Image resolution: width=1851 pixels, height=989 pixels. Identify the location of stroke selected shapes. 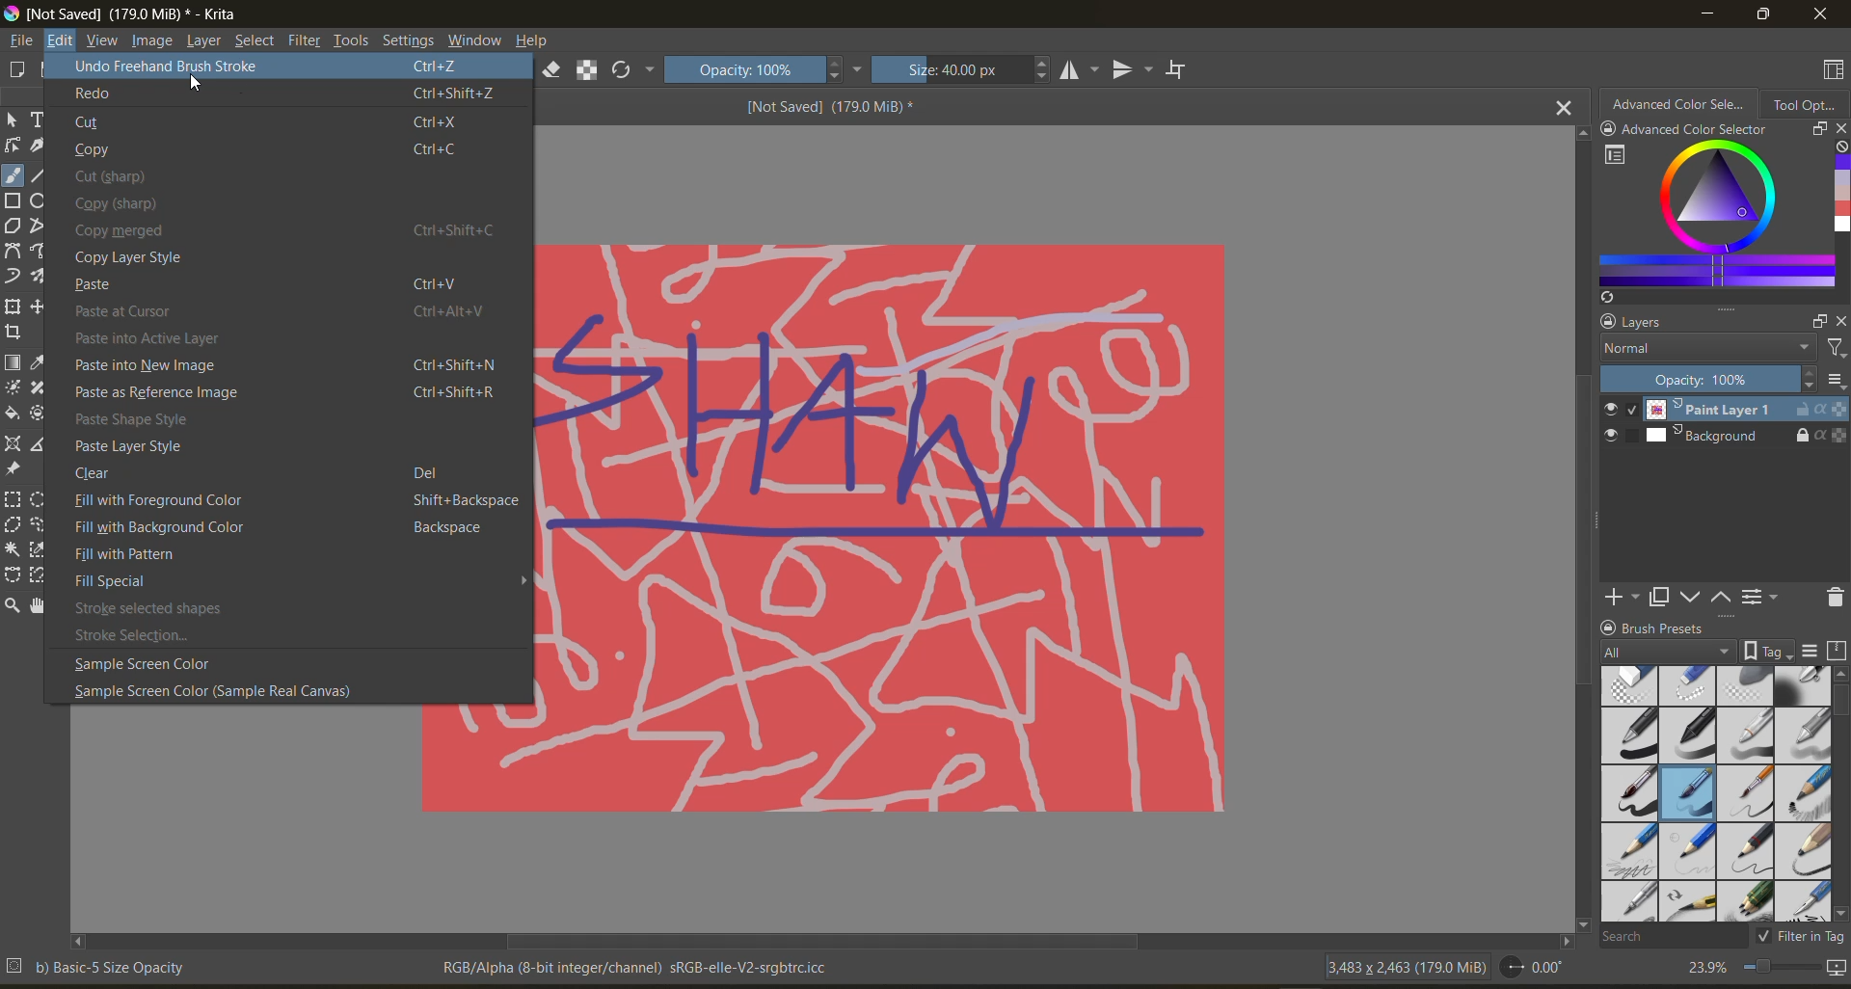
(161, 605).